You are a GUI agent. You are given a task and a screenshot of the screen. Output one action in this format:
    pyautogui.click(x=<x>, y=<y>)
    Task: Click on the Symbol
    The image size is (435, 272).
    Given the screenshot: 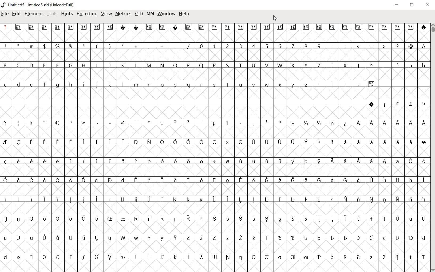 What is the action you would take?
    pyautogui.click(x=84, y=180)
    